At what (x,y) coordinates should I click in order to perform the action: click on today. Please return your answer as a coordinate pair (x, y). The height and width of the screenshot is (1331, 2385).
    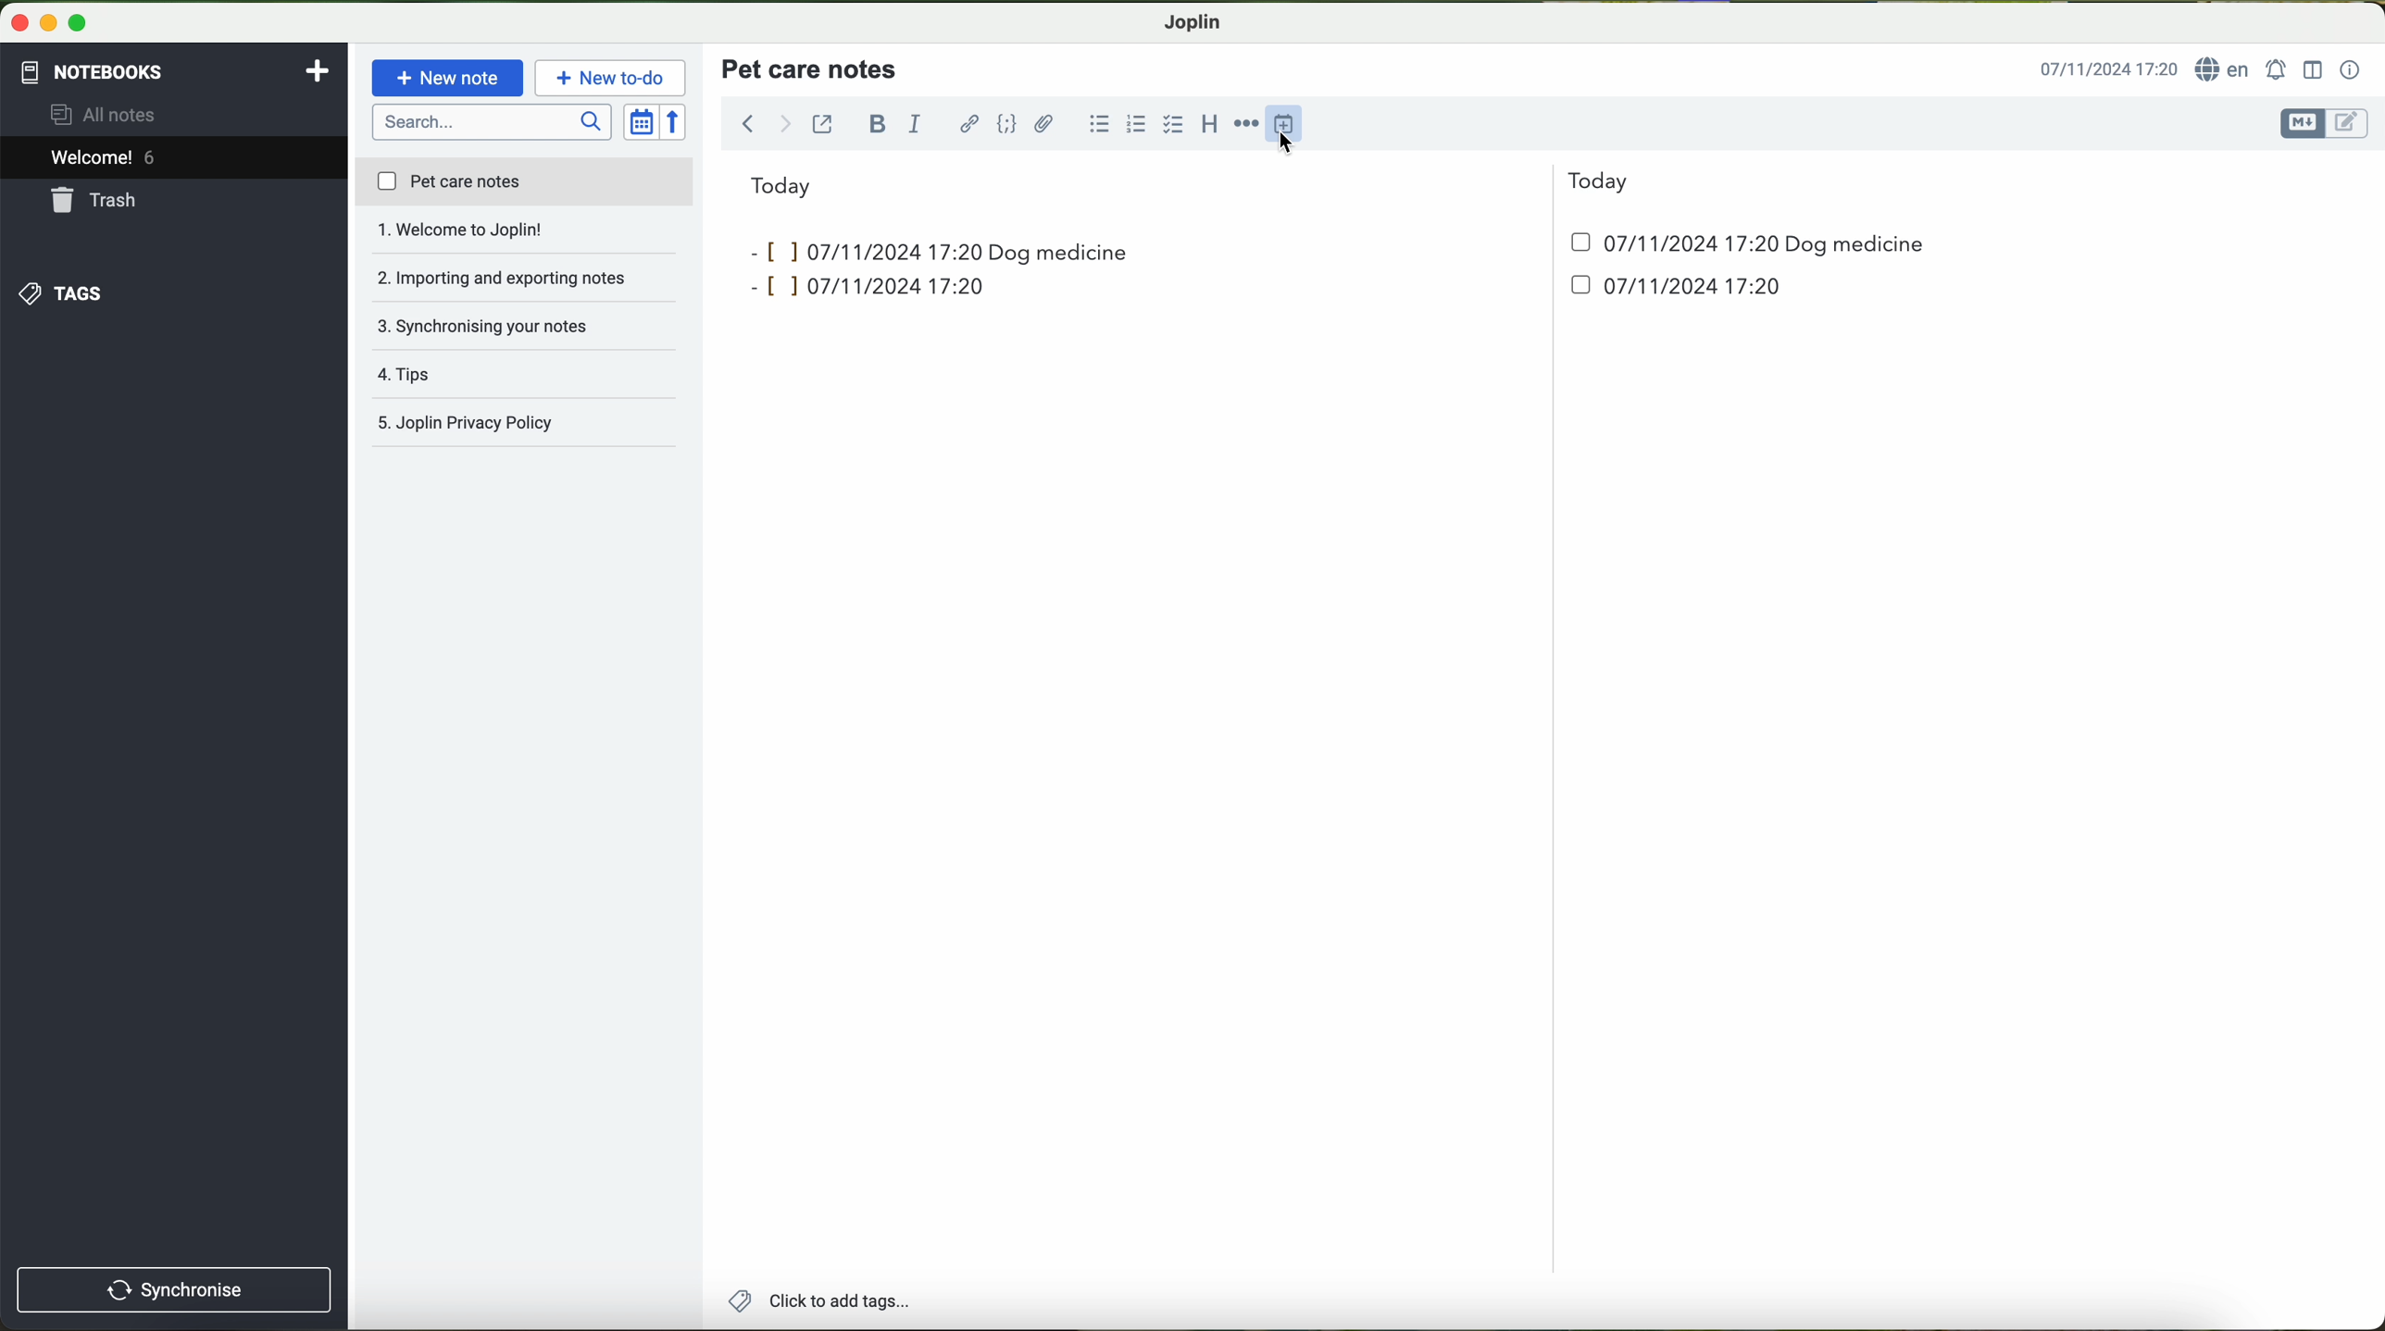
    Looking at the image, I should click on (1190, 183).